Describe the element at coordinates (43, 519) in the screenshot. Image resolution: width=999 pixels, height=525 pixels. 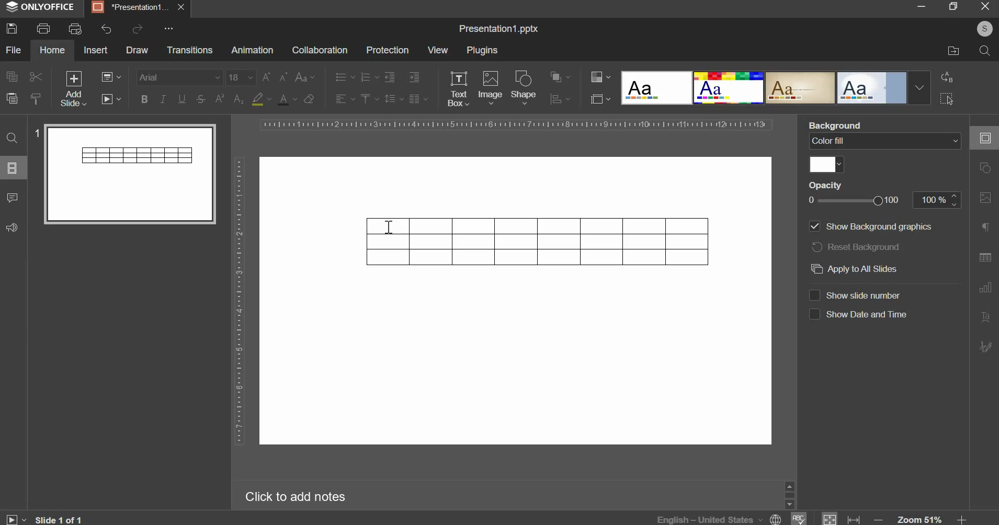
I see `Slide 1 of 1` at that location.